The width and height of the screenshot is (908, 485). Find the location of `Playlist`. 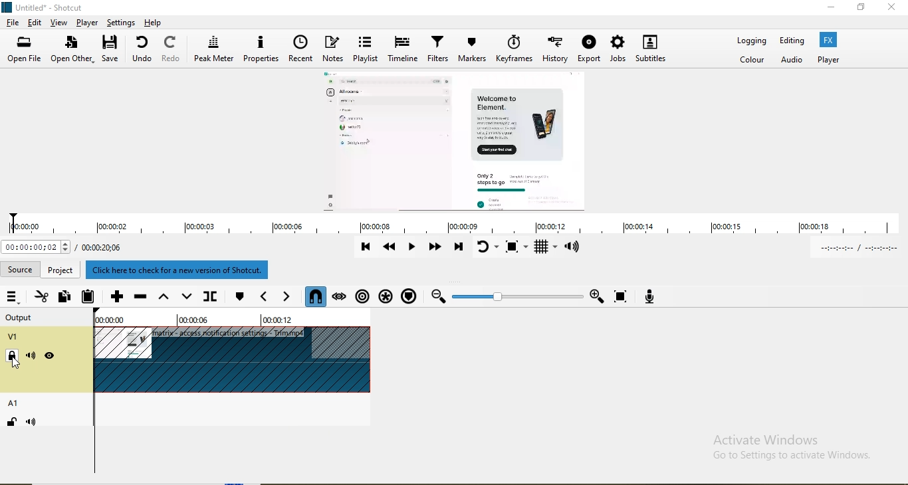

Playlist is located at coordinates (366, 51).